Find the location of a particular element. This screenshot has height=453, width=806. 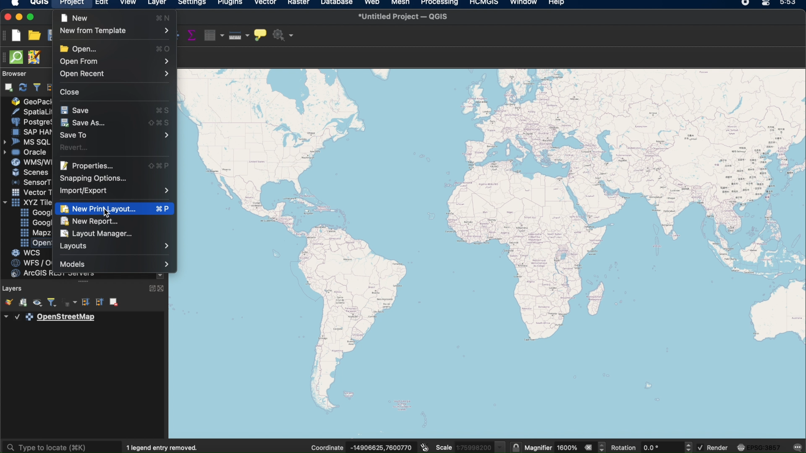

scrolldown arrow is located at coordinates (161, 276).